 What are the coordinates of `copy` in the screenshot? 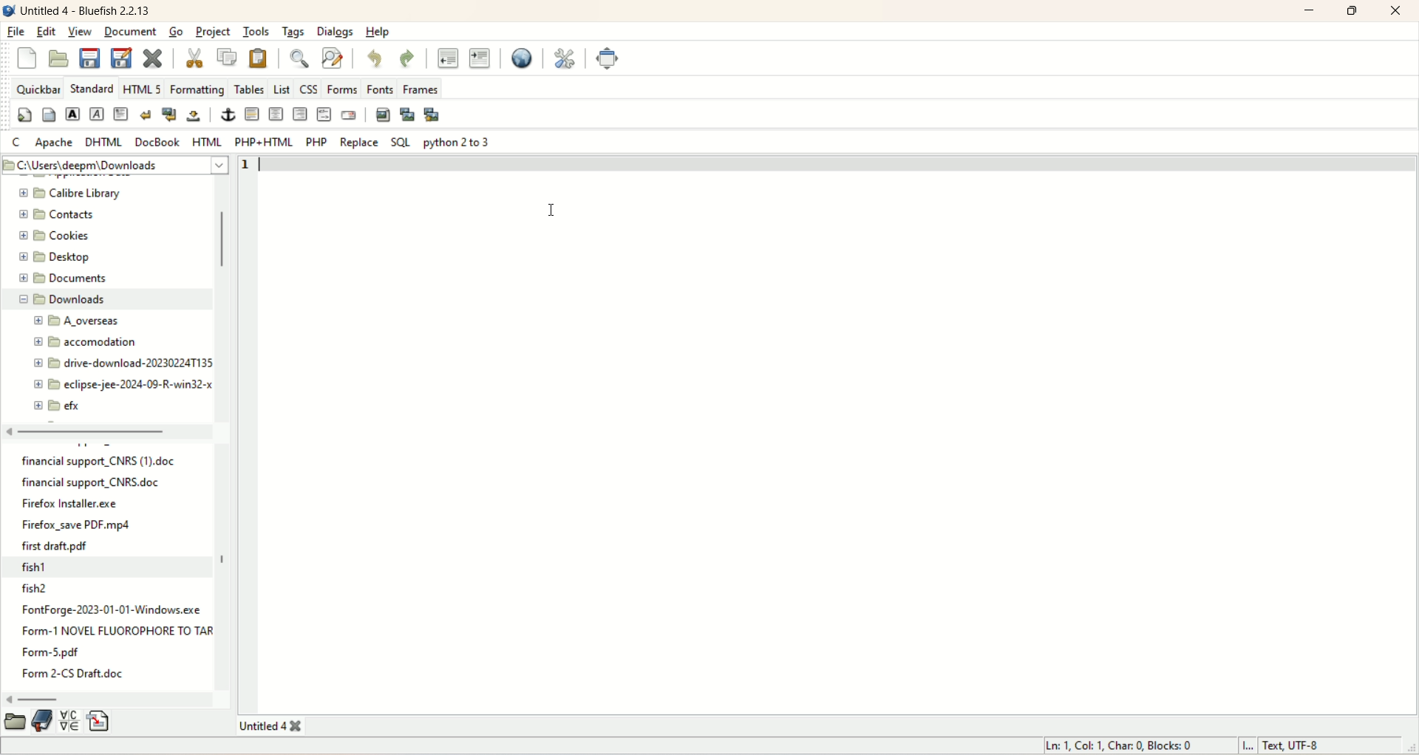 It's located at (228, 56).